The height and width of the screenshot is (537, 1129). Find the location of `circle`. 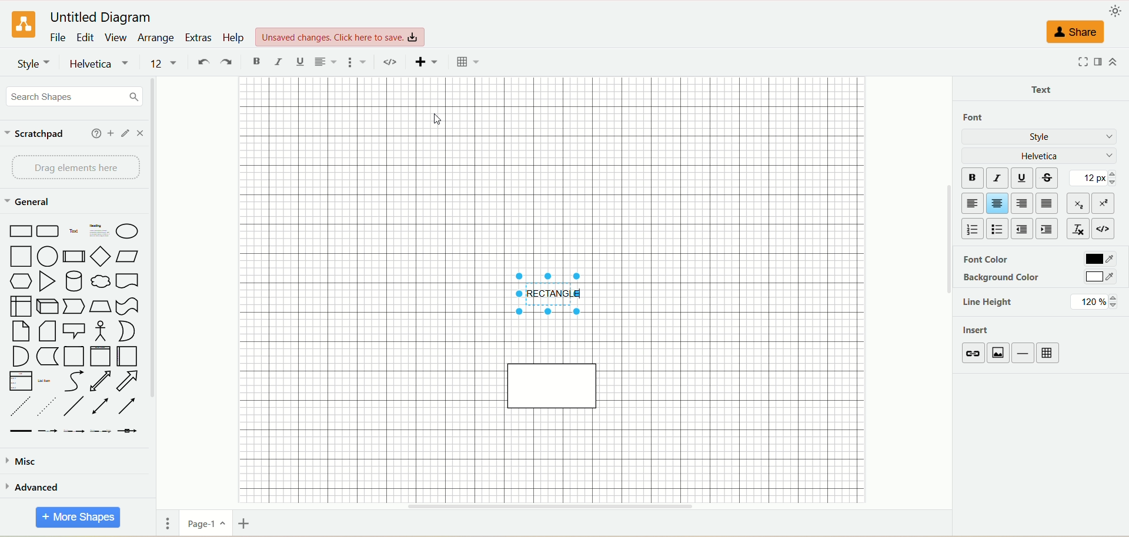

circle is located at coordinates (48, 256).